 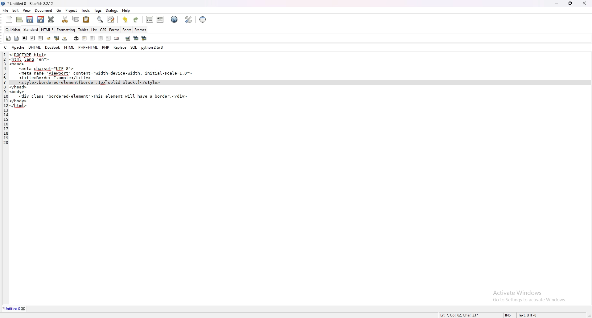 What do you see at coordinates (174, 20) in the screenshot?
I see `edit in browser` at bounding box center [174, 20].